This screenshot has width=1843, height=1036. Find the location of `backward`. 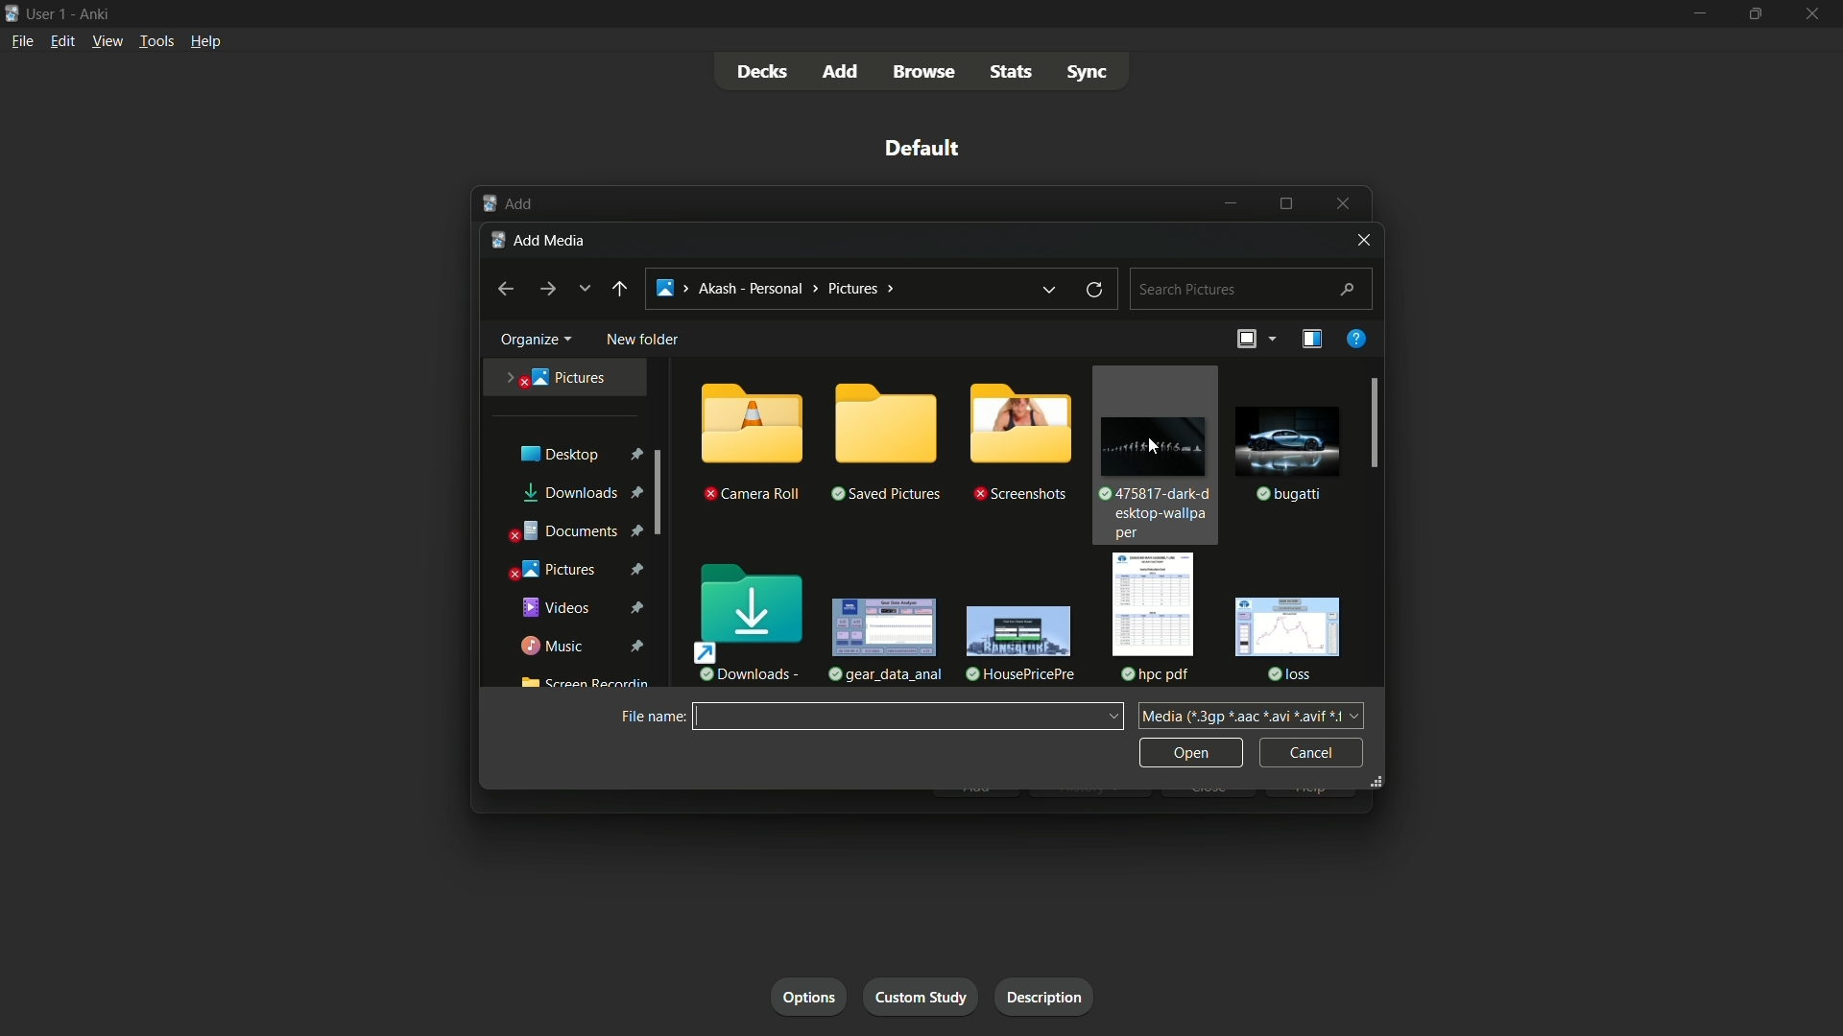

backward is located at coordinates (503, 290).